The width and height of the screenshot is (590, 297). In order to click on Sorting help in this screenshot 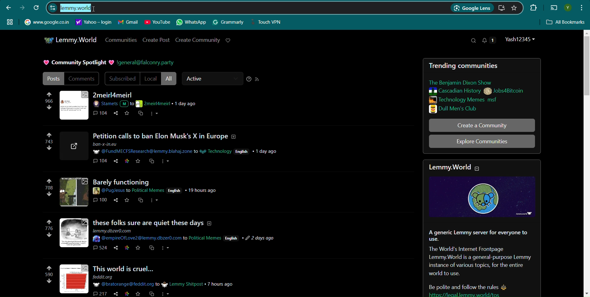, I will do `click(249, 79)`.